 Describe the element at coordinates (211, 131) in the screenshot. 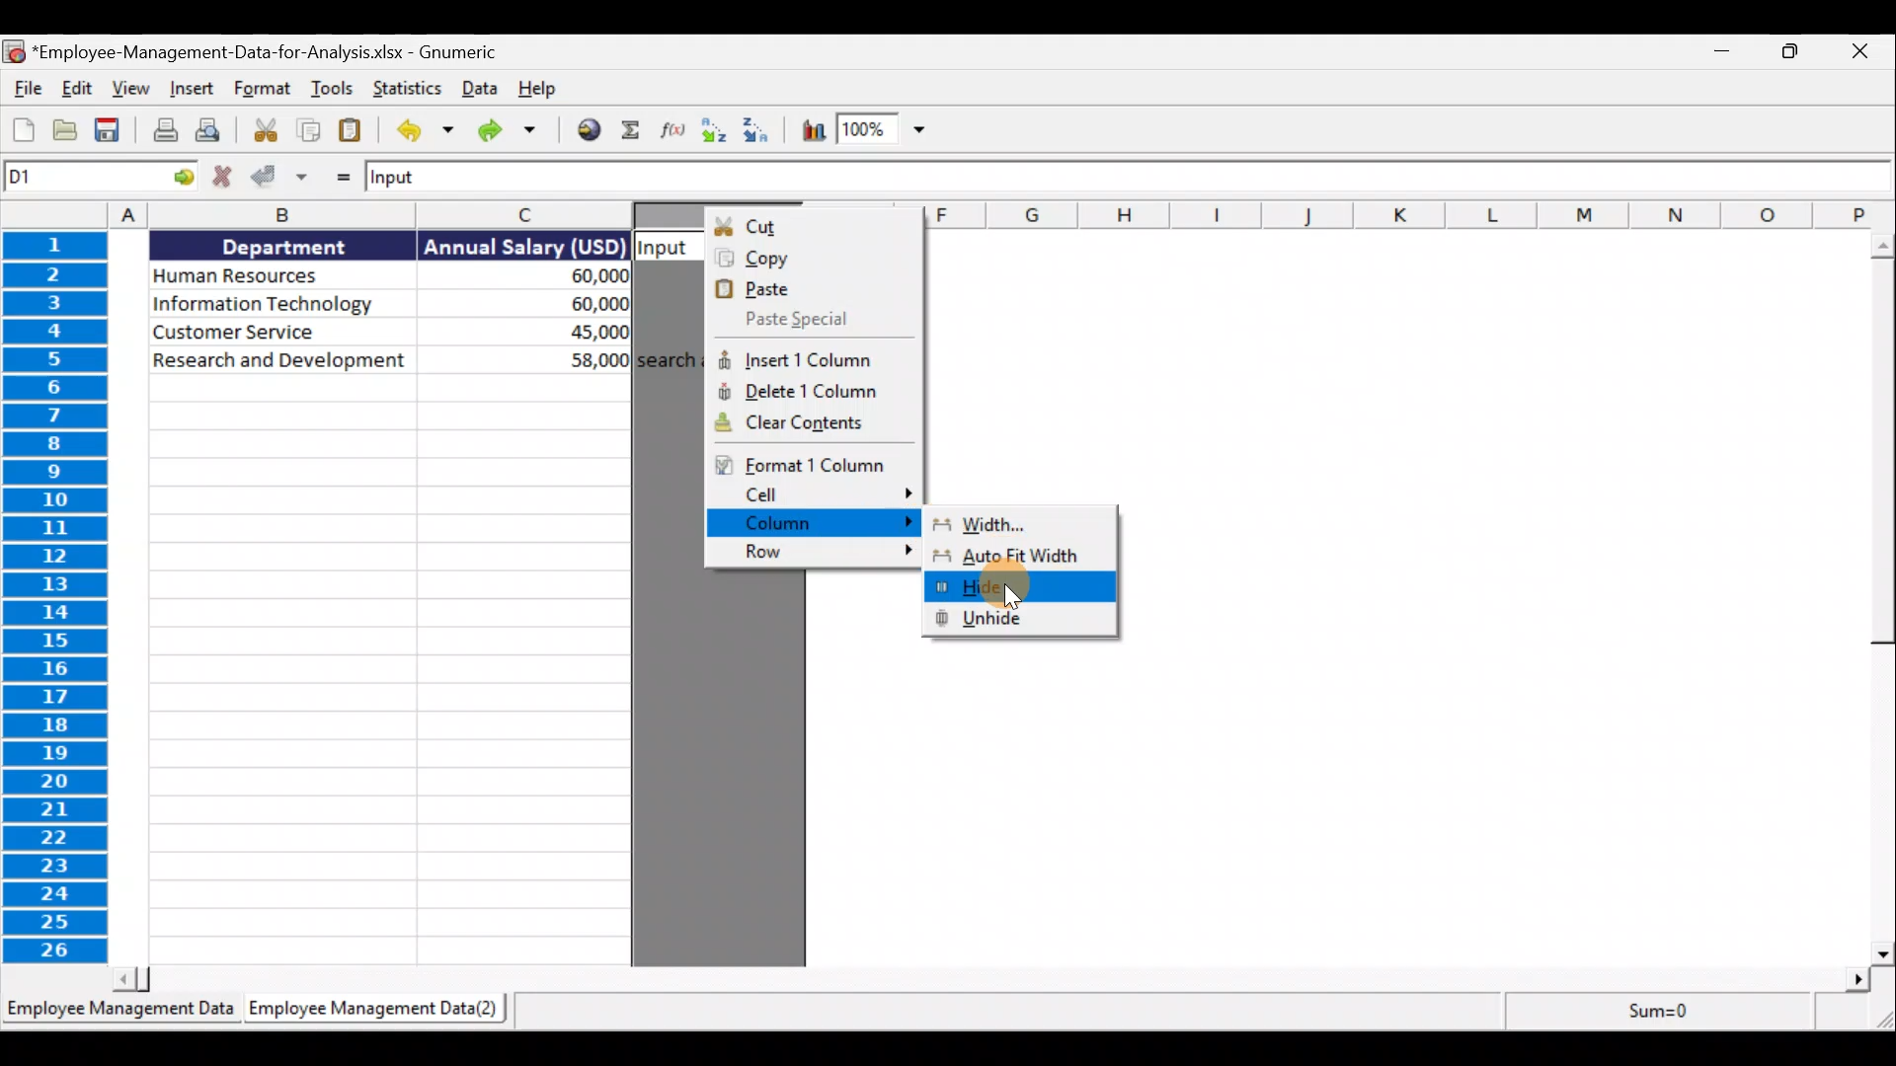

I see `Print preview` at that location.